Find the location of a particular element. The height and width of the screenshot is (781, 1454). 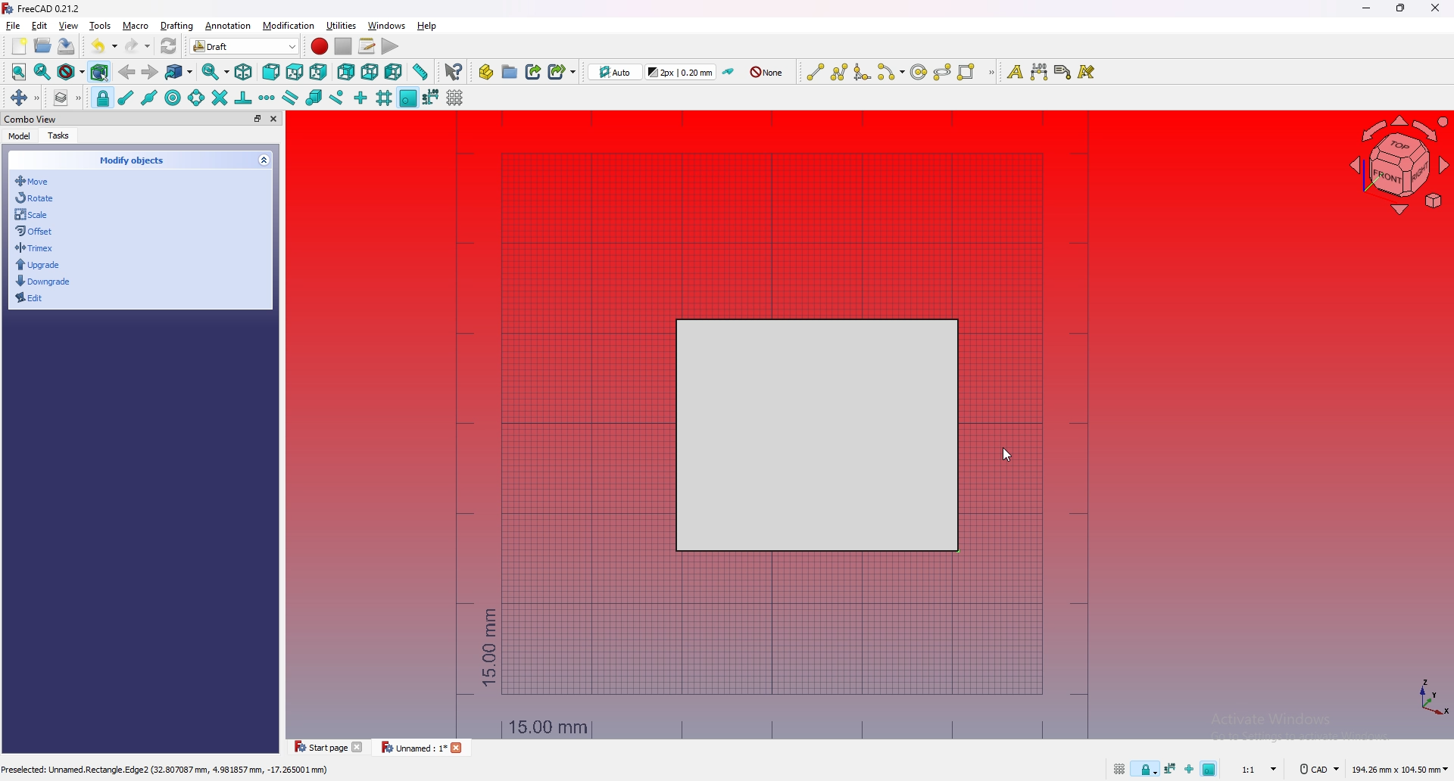

refresh is located at coordinates (169, 45).